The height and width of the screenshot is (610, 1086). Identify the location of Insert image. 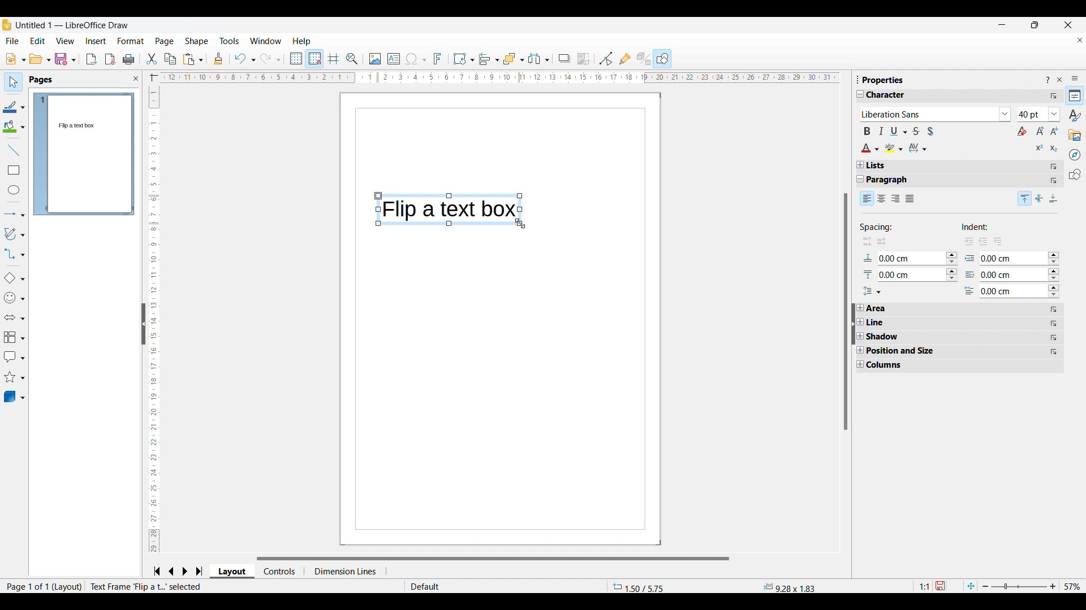
(376, 59).